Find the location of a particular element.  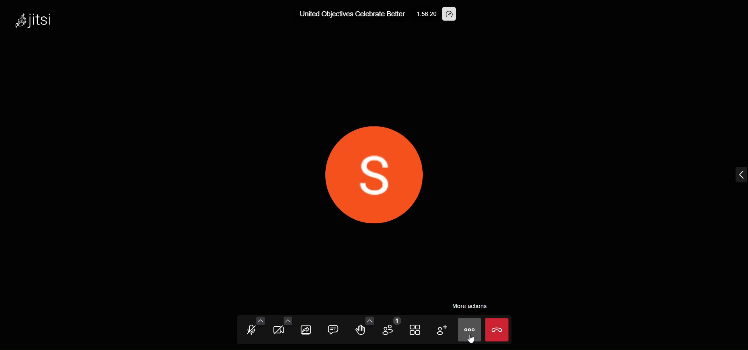

more is located at coordinates (469, 330).